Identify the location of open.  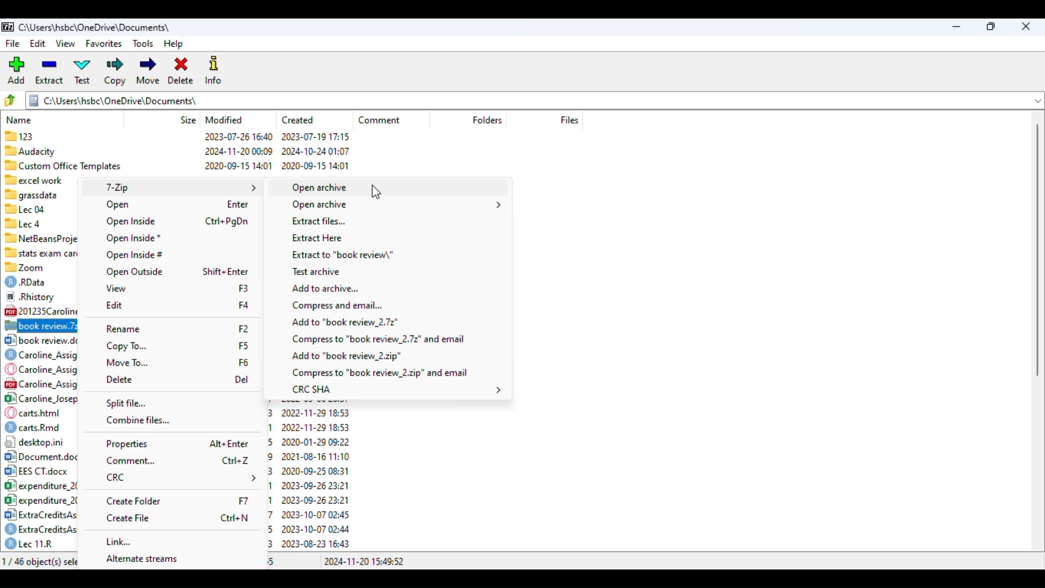
(119, 205).